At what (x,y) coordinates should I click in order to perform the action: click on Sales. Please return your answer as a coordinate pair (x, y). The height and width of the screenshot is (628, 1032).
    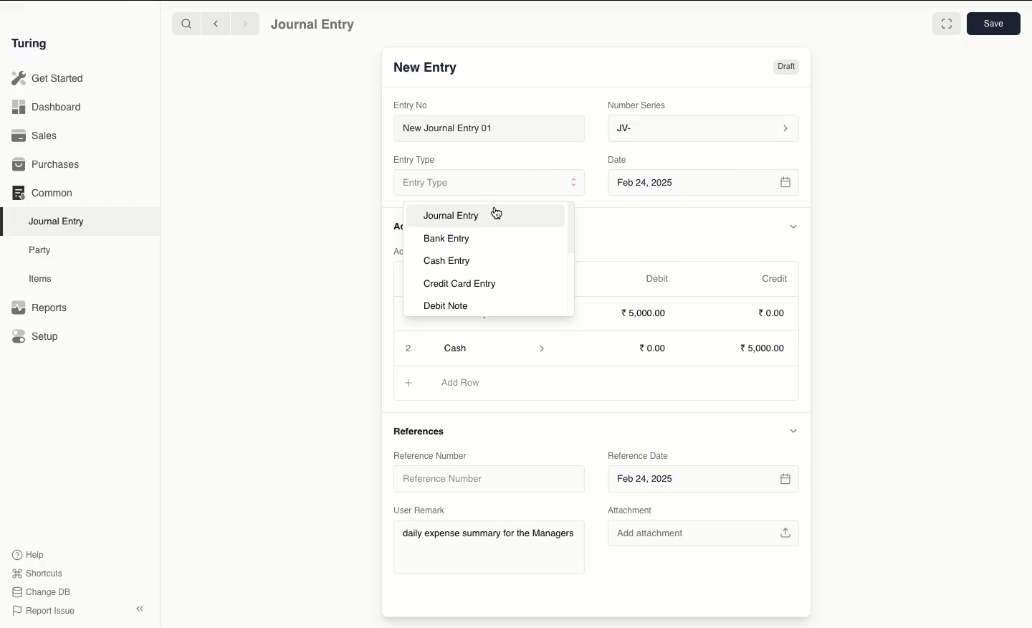
    Looking at the image, I should click on (37, 135).